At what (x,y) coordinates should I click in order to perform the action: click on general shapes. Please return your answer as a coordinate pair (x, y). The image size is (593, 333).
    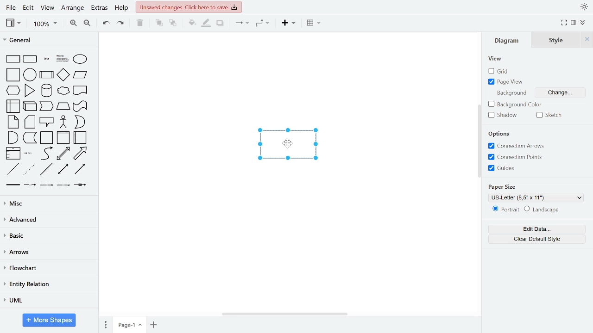
    Looking at the image, I should click on (30, 106).